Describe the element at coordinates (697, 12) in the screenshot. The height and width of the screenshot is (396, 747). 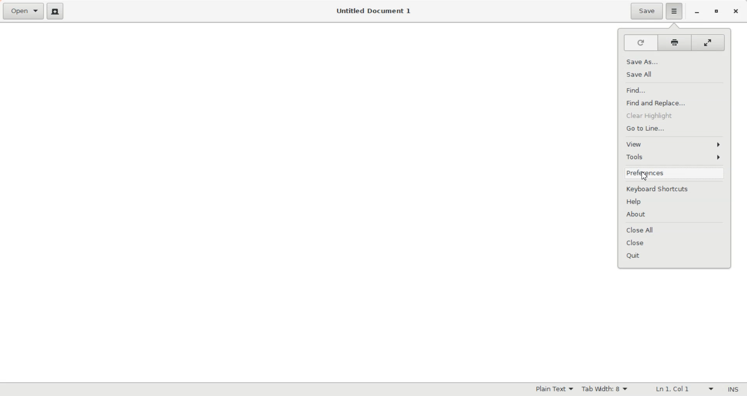
I see `Minimize` at that location.